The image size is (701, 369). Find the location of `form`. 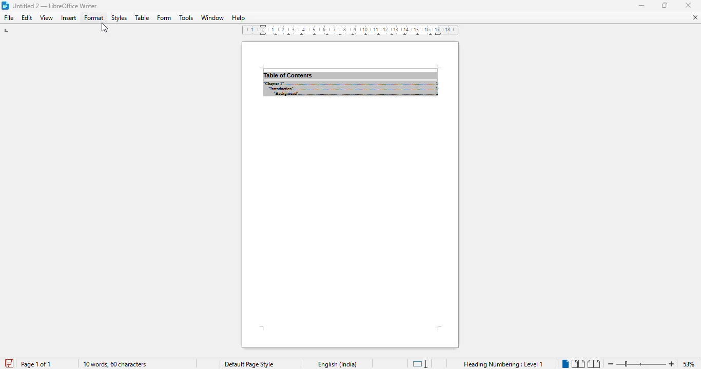

form is located at coordinates (164, 18).